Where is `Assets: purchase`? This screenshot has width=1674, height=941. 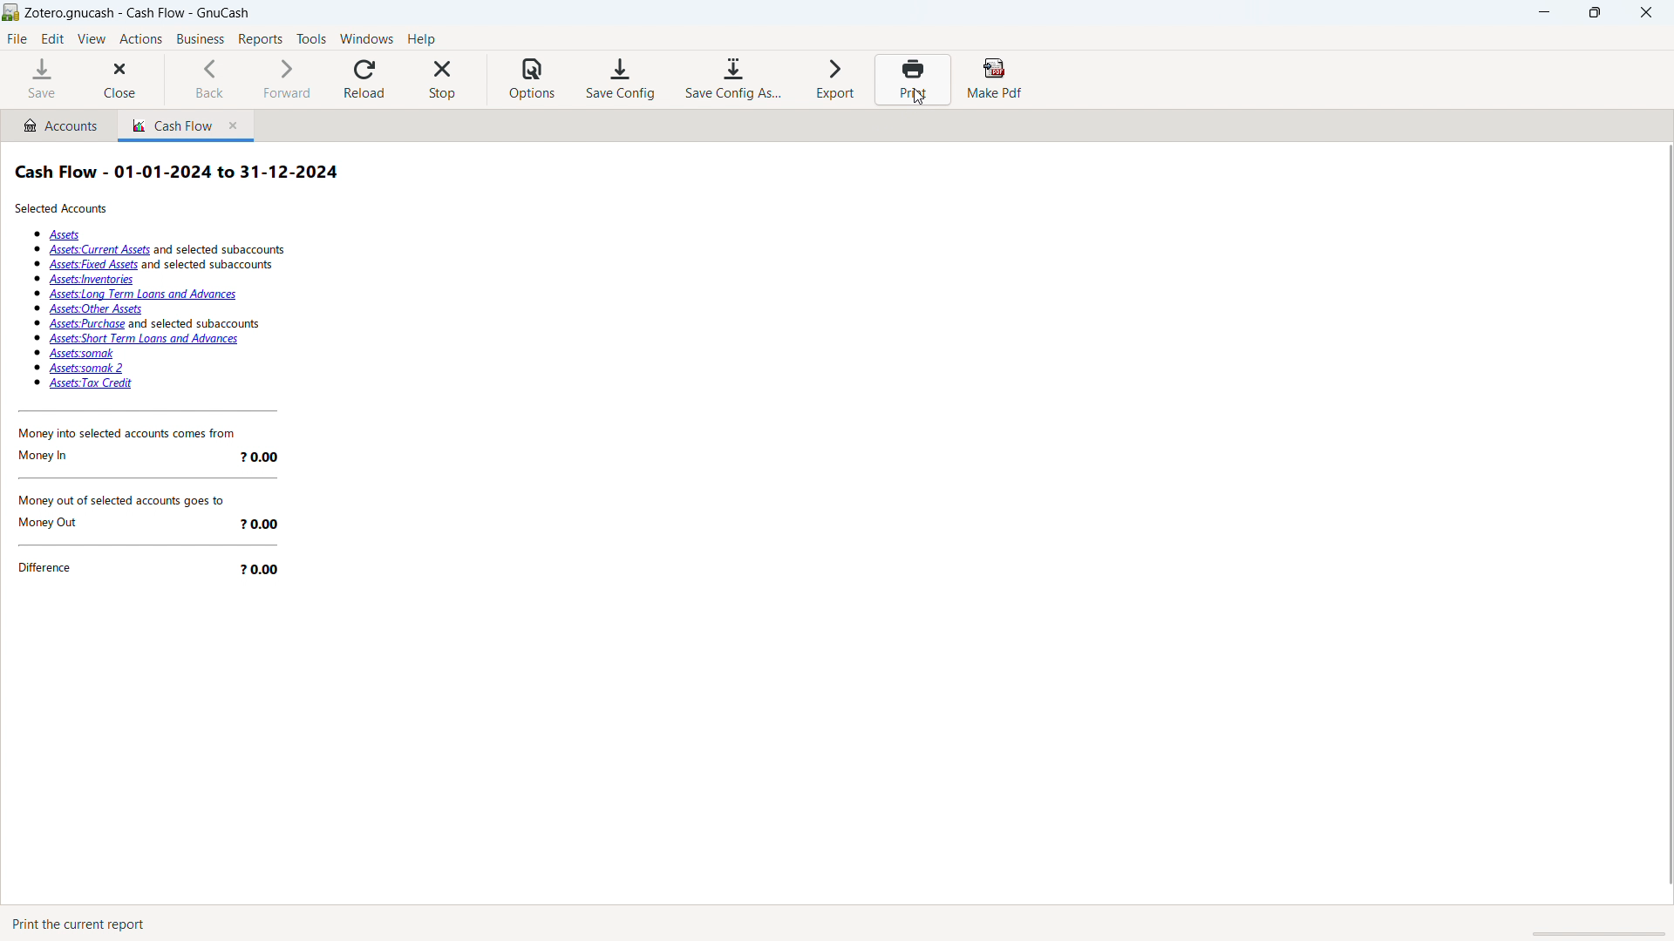
Assets: purchase is located at coordinates (153, 324).